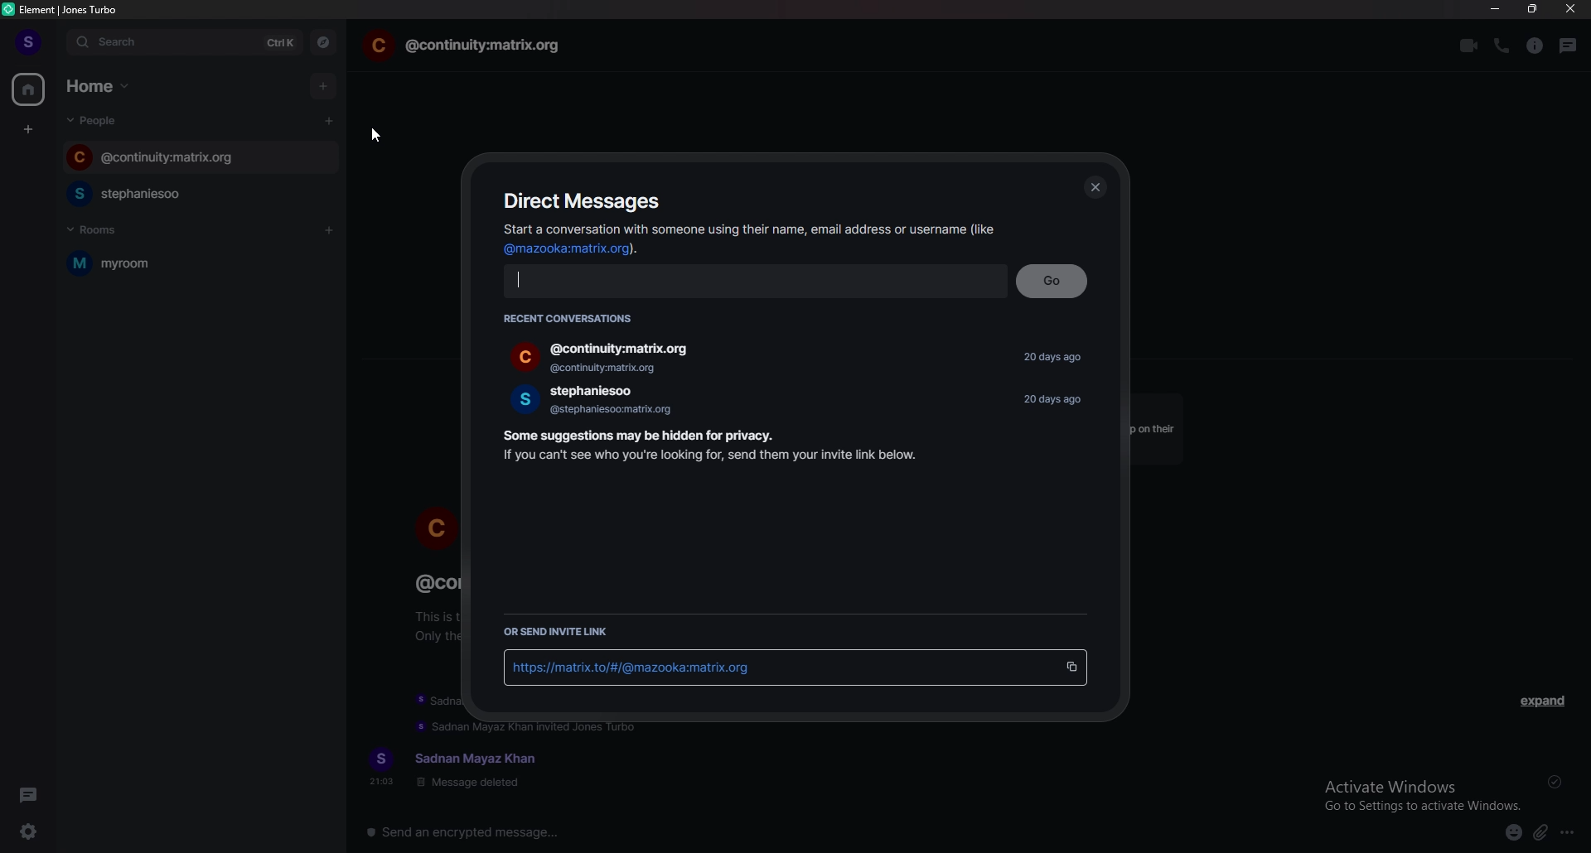 Image resolution: width=1591 pixels, height=853 pixels. Describe the element at coordinates (186, 43) in the screenshot. I see `search` at that location.